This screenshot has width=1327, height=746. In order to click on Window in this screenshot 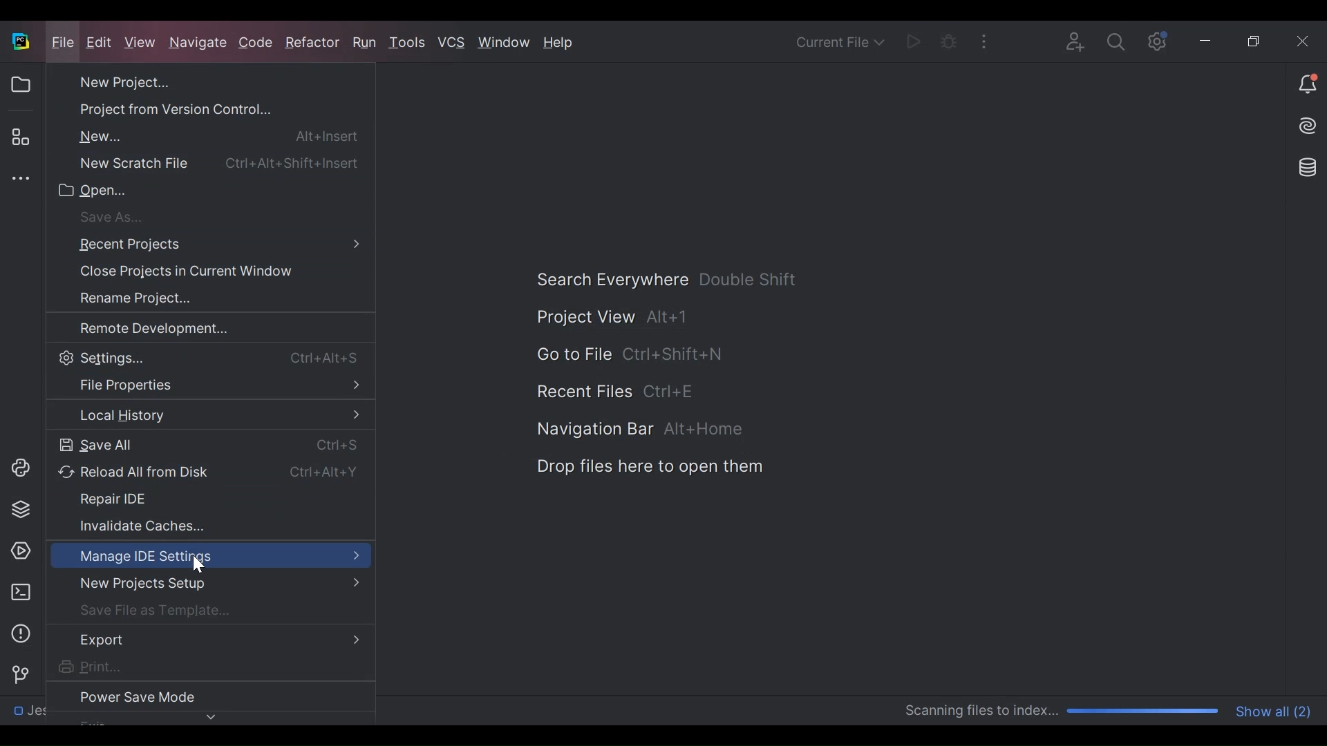, I will do `click(505, 42)`.